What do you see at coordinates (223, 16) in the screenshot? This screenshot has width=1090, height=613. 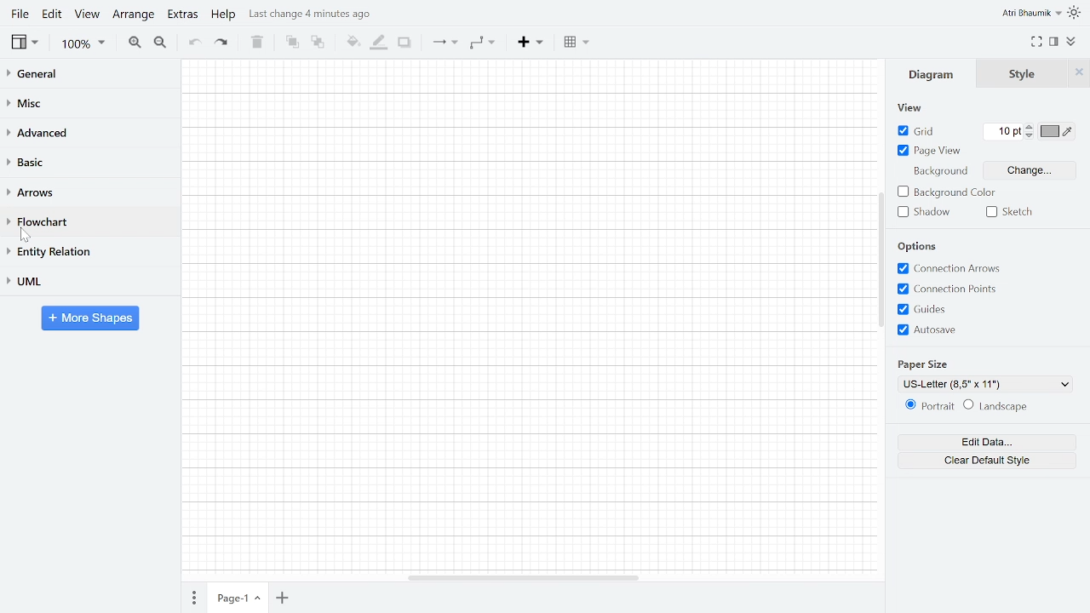 I see `Help` at bounding box center [223, 16].